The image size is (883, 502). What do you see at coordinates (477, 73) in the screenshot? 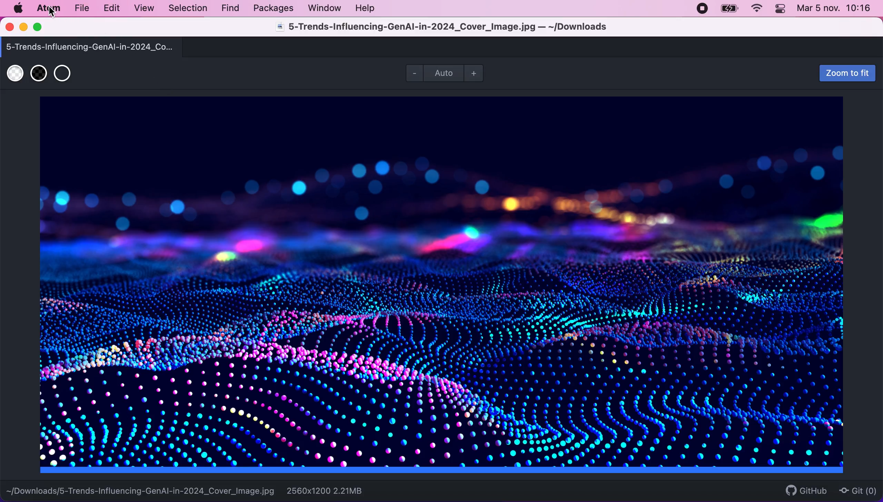
I see `zoom in` at bounding box center [477, 73].